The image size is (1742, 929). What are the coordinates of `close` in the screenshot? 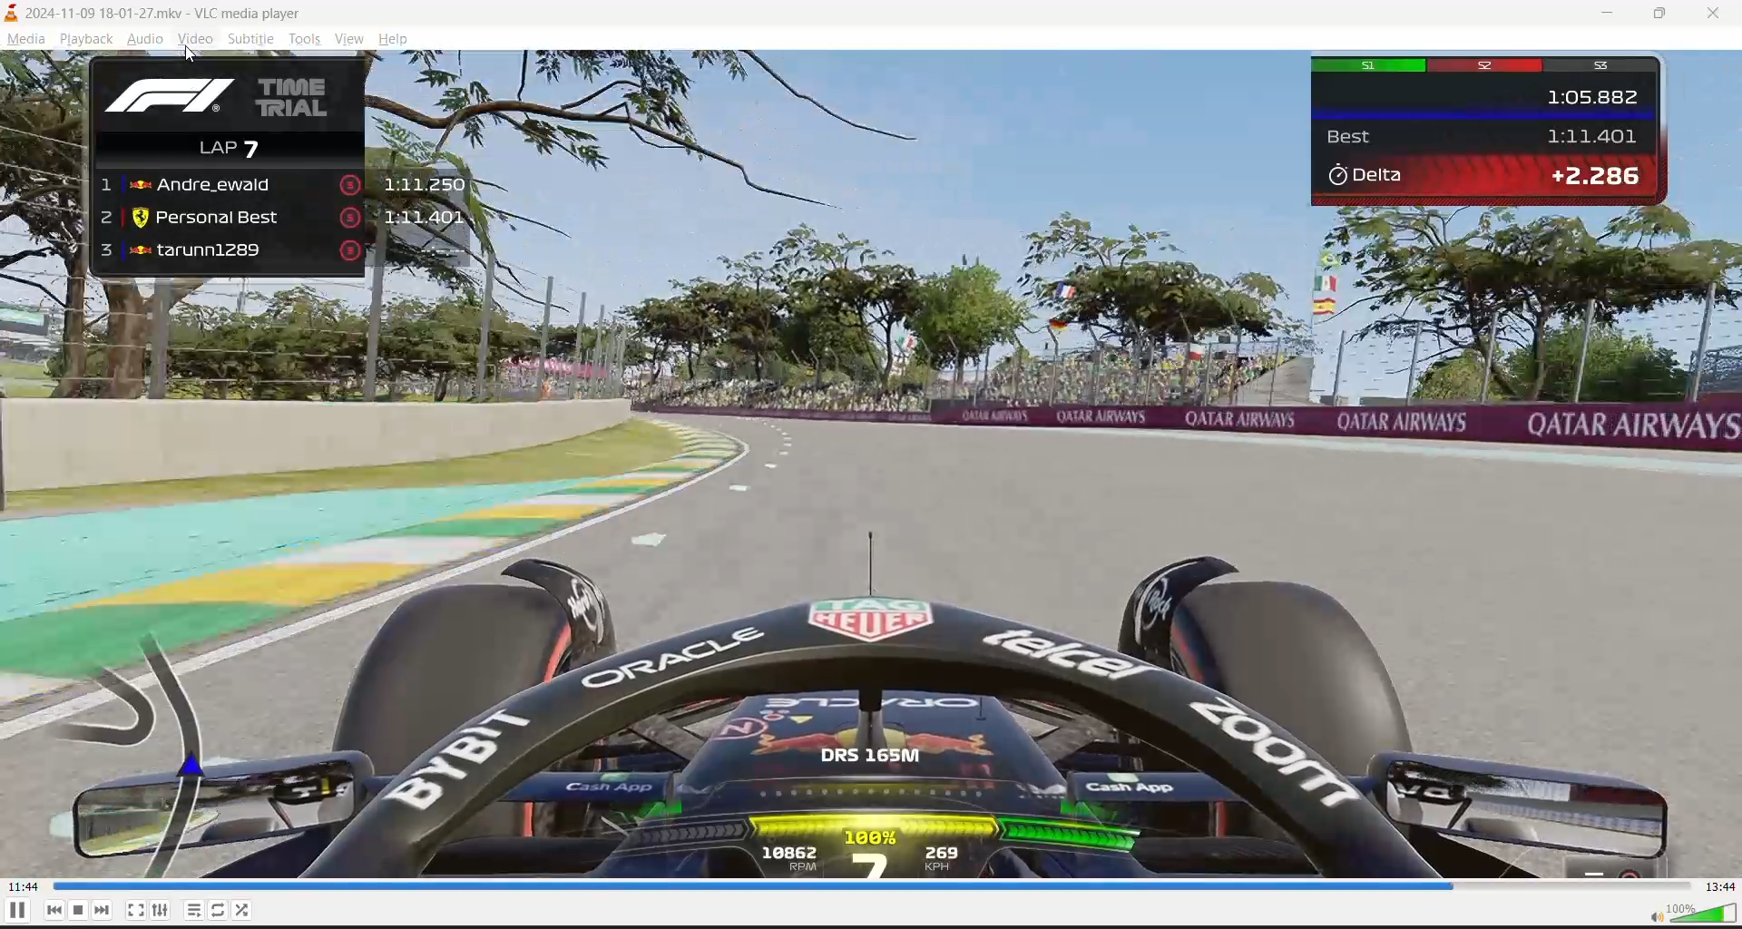 It's located at (1720, 14).